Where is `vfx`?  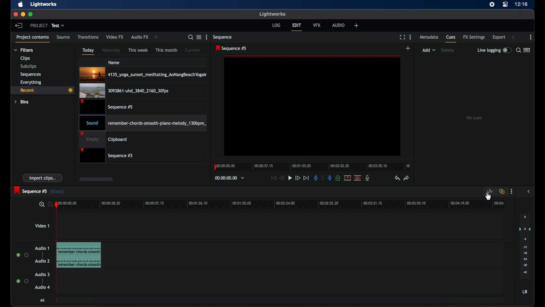
vfx is located at coordinates (317, 25).